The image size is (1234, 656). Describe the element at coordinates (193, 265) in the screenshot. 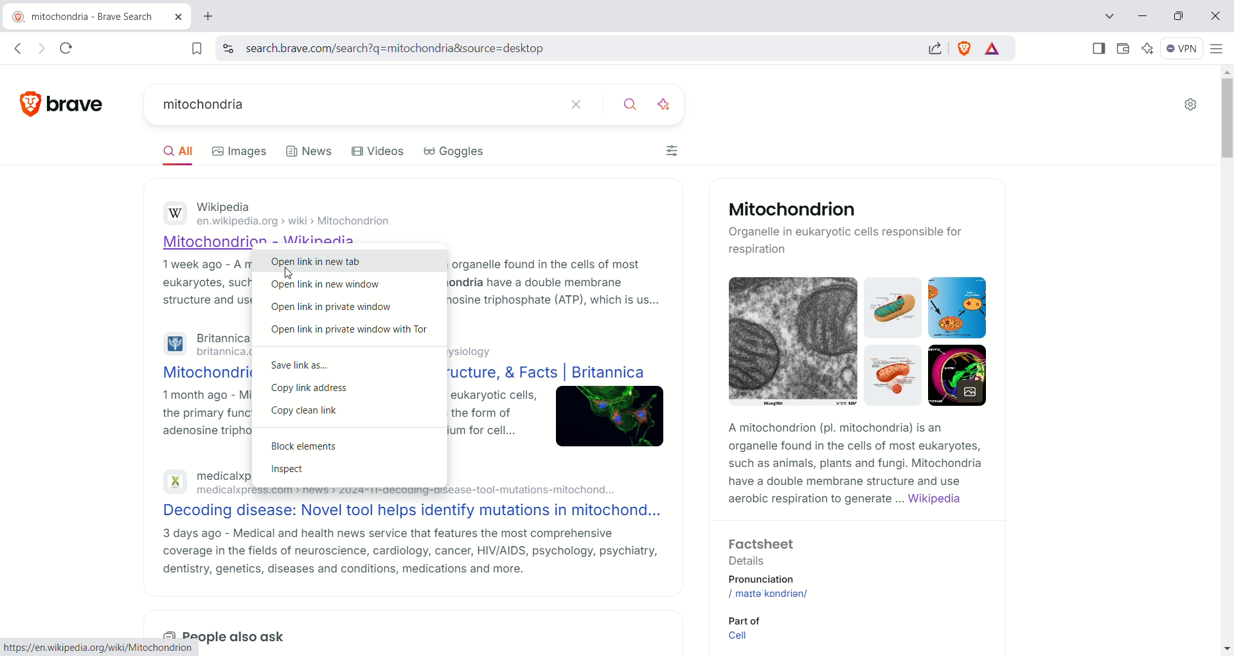

I see `1 week ago` at that location.